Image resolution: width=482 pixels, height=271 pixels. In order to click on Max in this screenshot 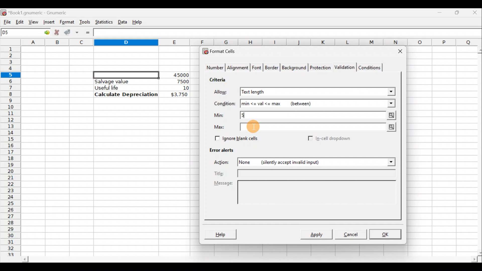, I will do `click(221, 127)`.